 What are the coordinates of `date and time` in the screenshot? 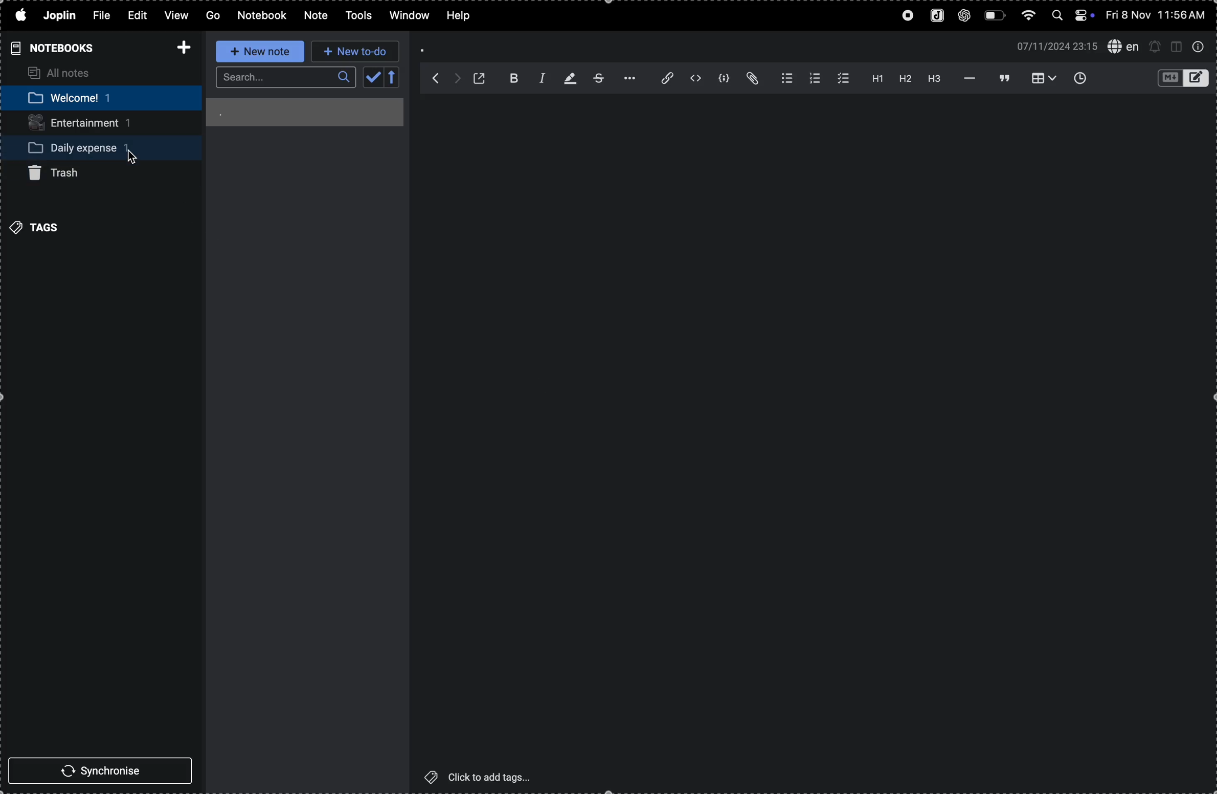 It's located at (1053, 46).